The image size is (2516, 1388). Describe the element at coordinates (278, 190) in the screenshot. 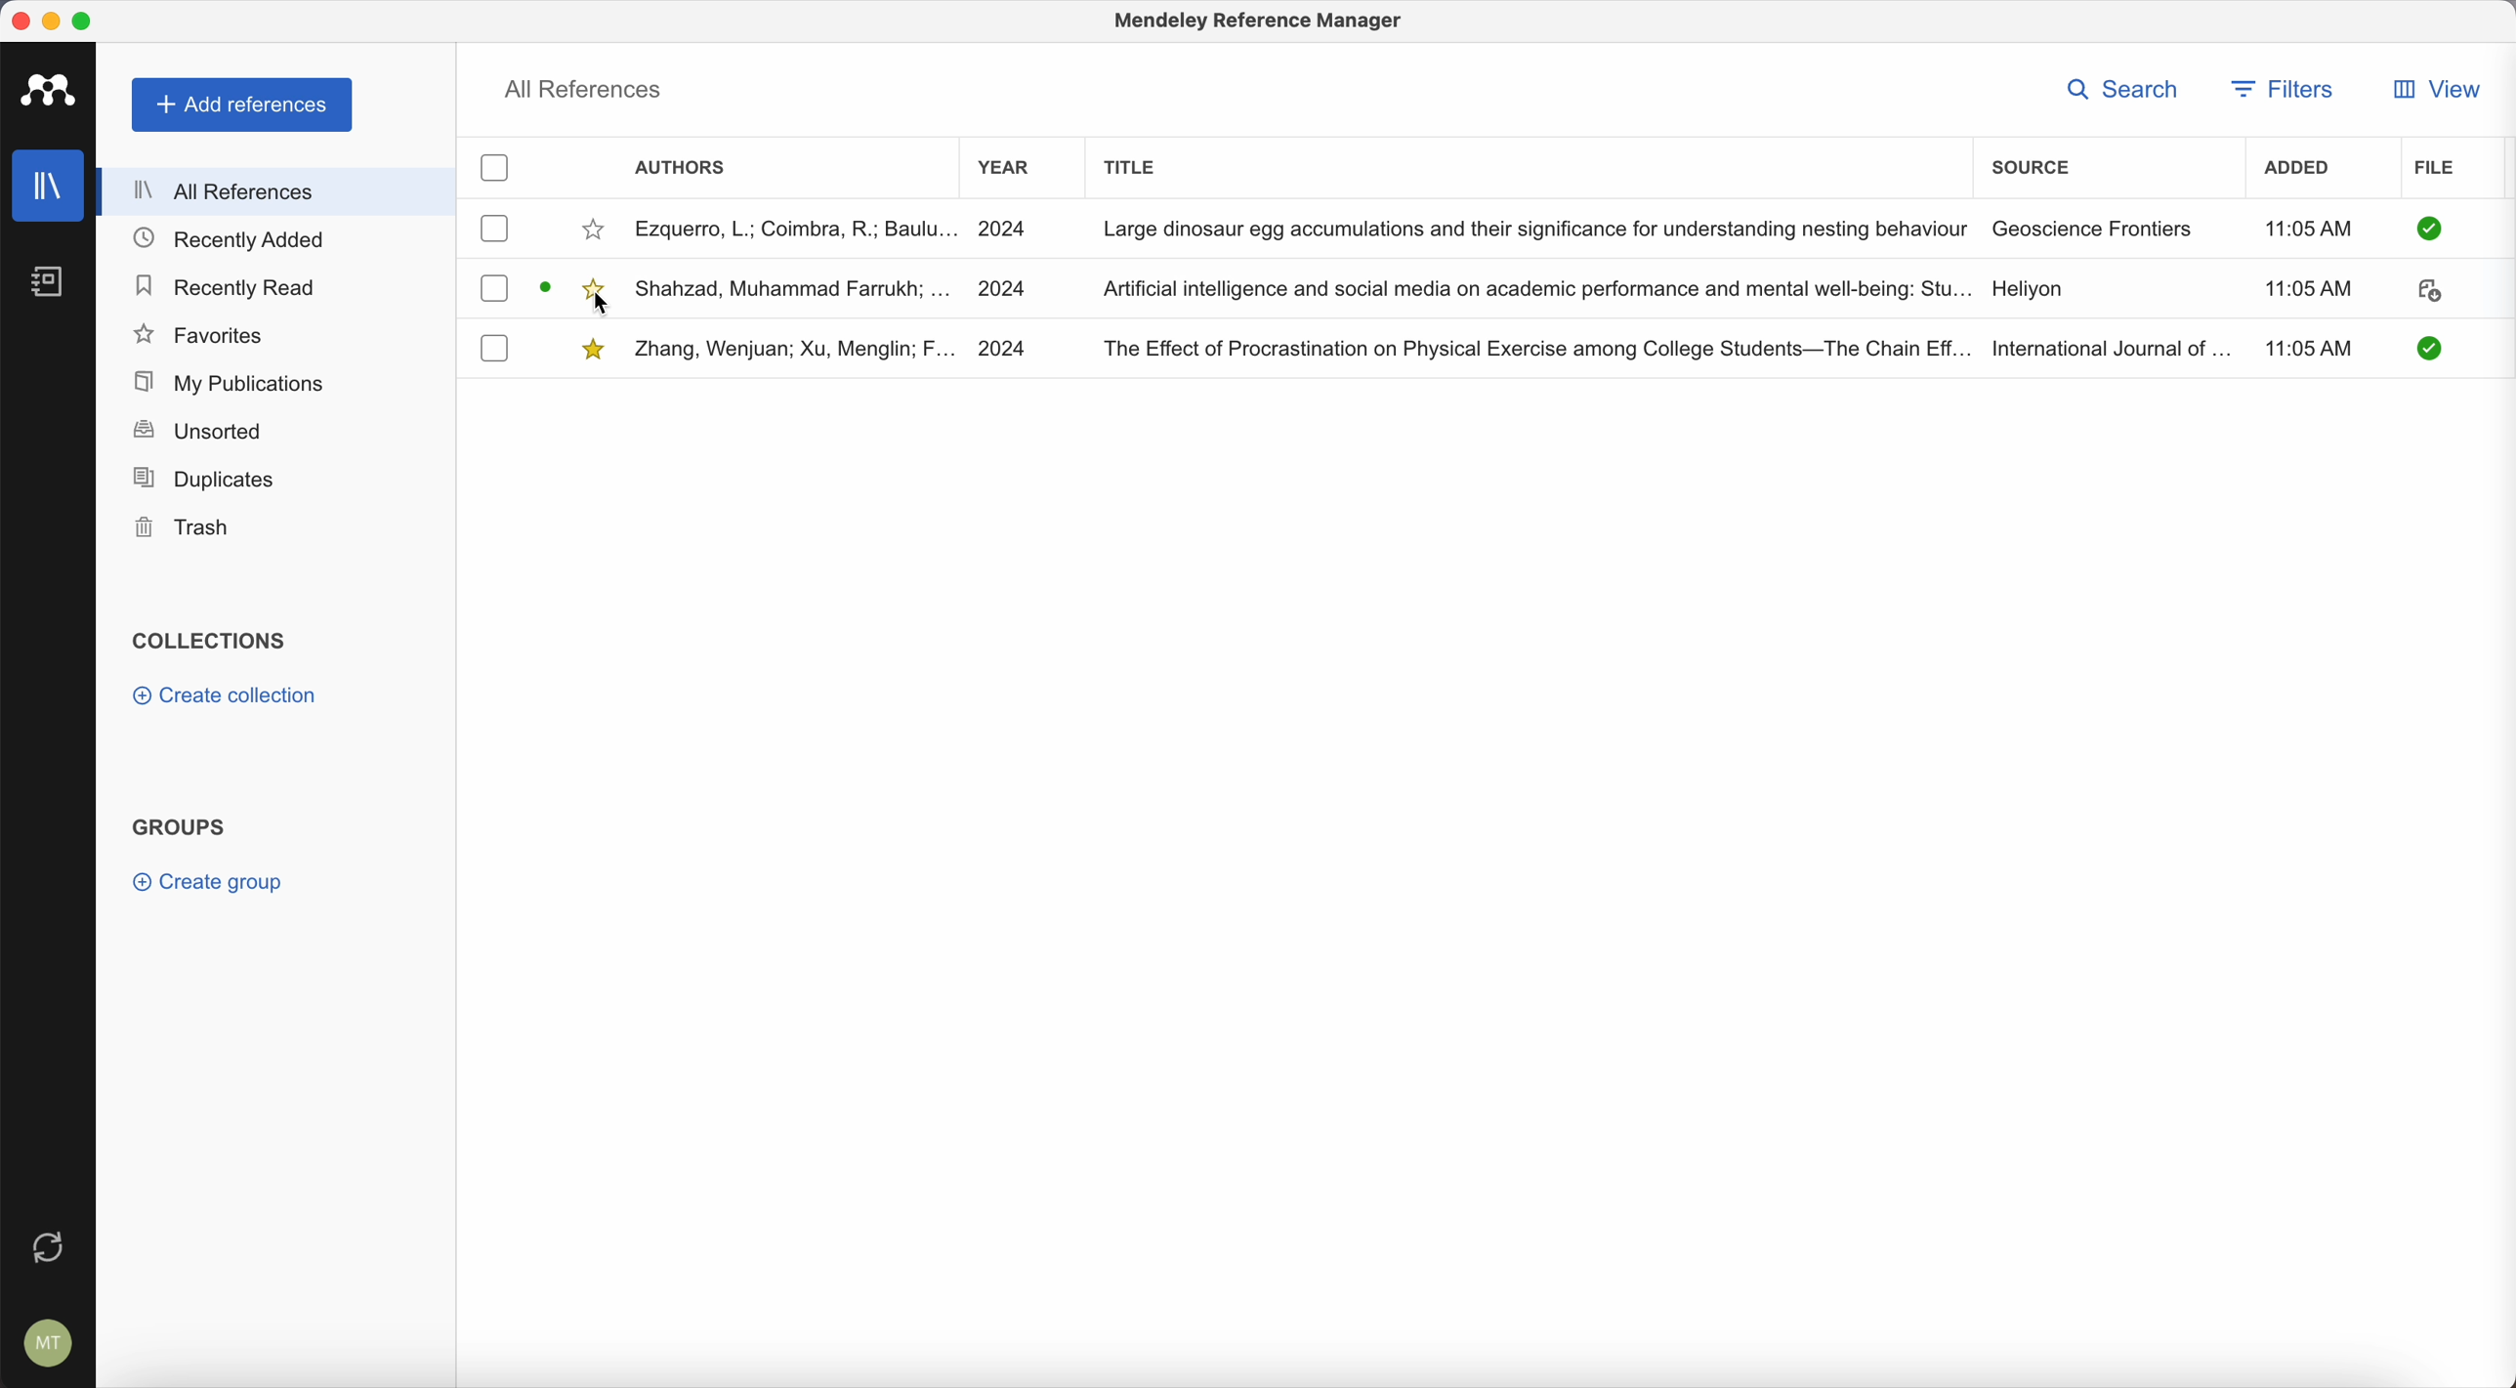

I see `all references` at that location.